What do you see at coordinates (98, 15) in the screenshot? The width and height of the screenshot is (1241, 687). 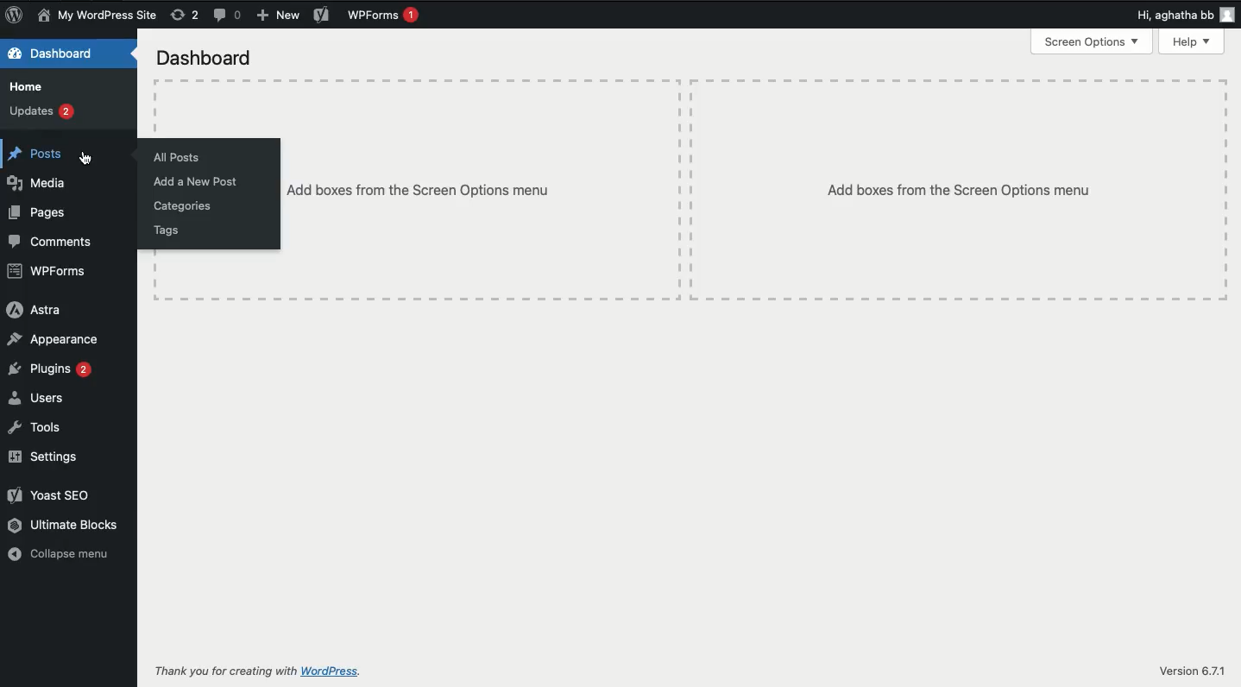 I see `Name` at bounding box center [98, 15].